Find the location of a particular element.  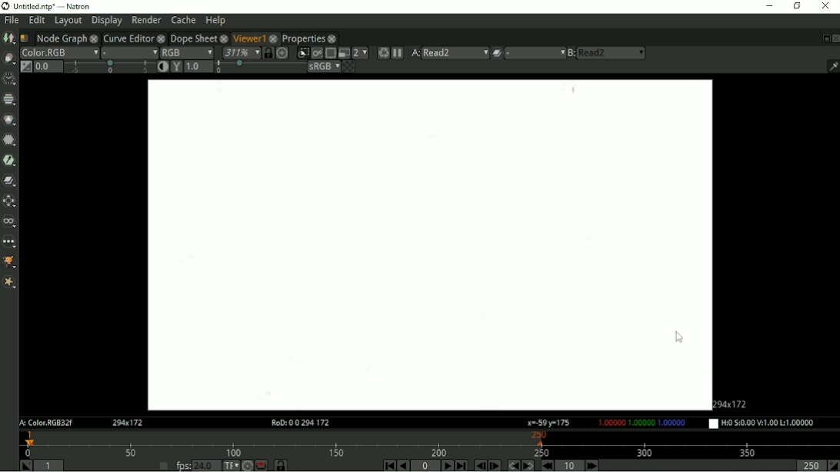

Extra is located at coordinates (9, 283).